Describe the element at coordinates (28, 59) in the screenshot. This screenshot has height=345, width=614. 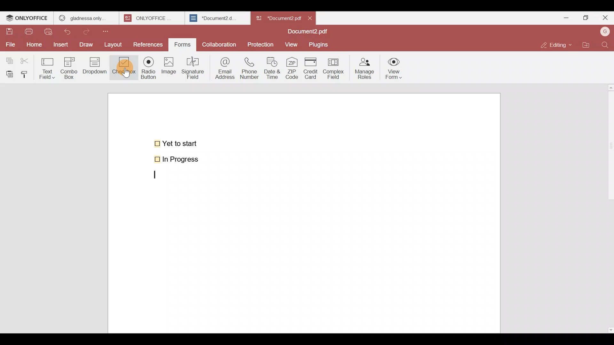
I see `Cut` at that location.